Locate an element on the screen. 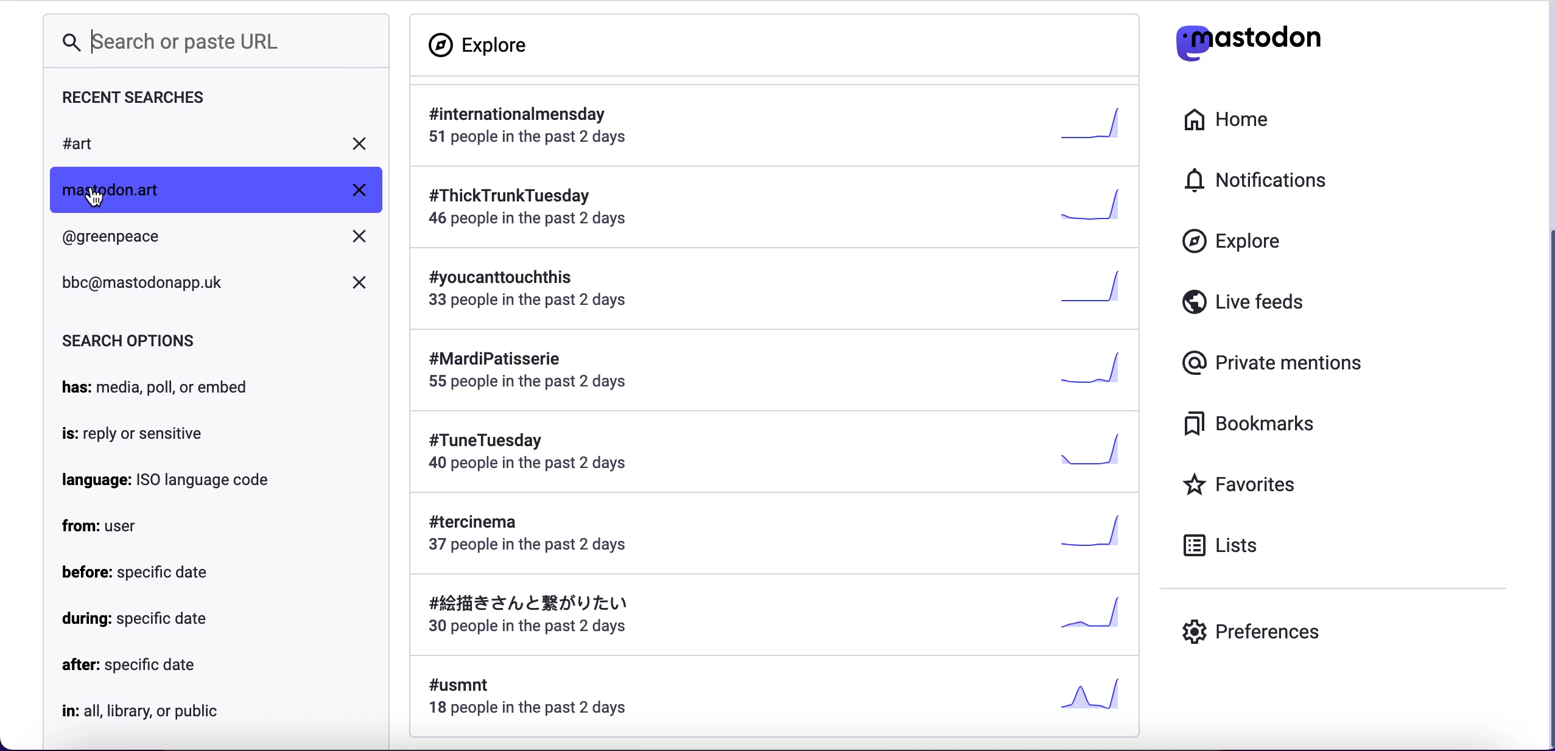 This screenshot has width=1555, height=751. before: specific dat is located at coordinates (139, 571).